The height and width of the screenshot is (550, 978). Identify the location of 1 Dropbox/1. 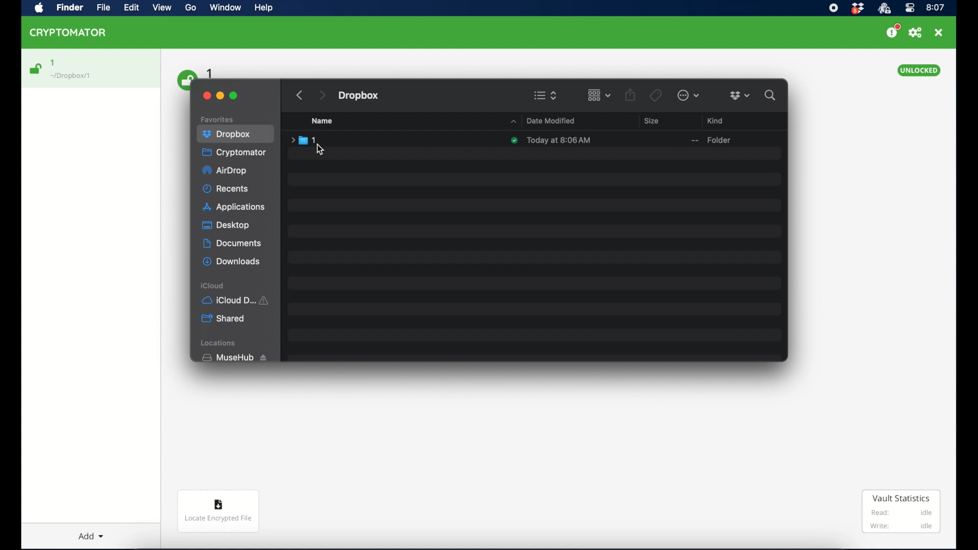
(77, 70).